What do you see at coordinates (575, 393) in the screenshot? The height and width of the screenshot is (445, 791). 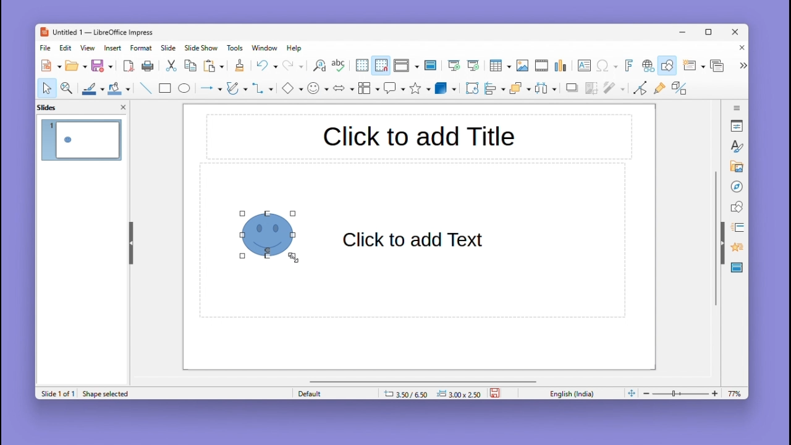 I see `English` at bounding box center [575, 393].